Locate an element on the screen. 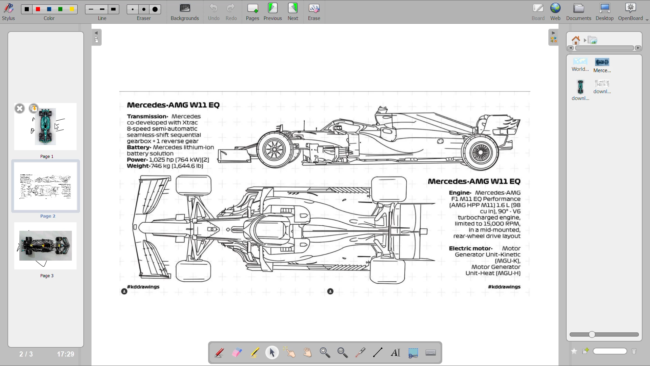 The image size is (650, 366). page 1 is located at coordinates (52, 130).